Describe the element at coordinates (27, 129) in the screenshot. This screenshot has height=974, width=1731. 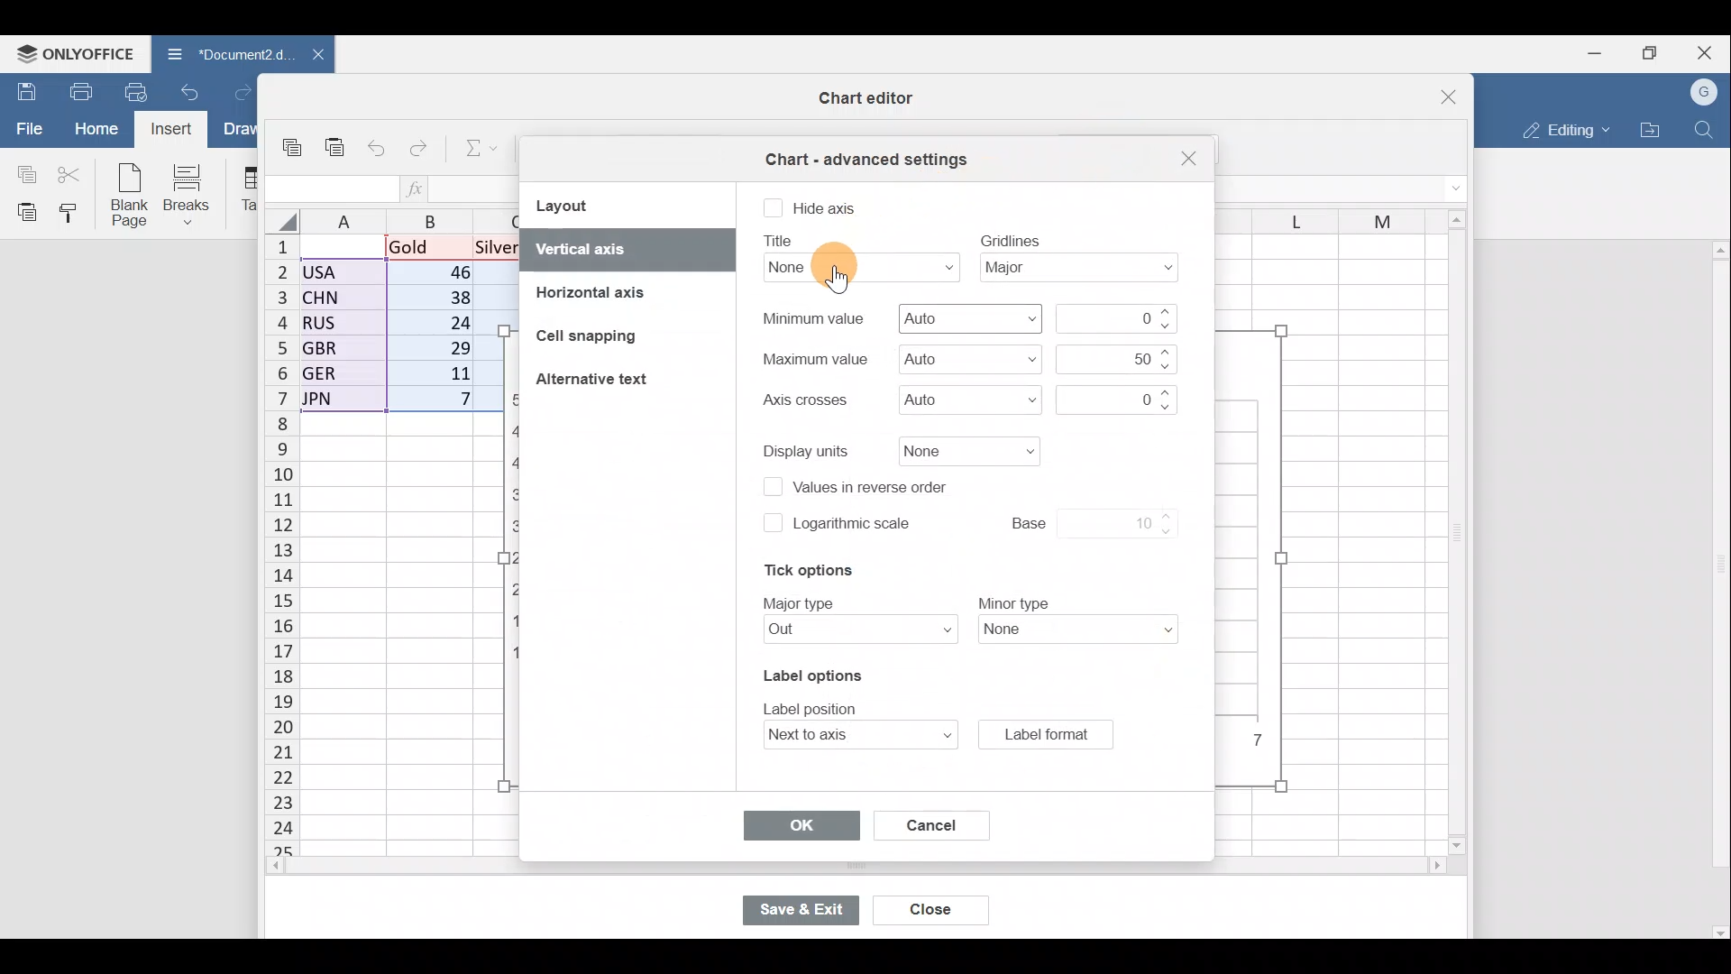
I see `File` at that location.